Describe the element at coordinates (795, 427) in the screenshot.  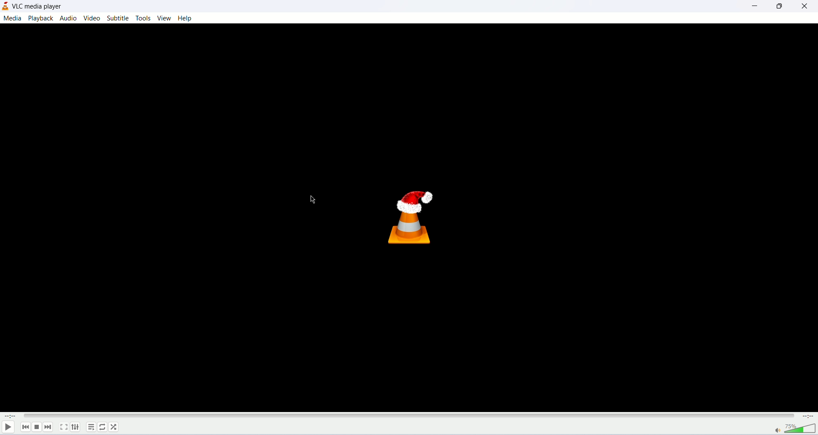
I see `volume bar` at that location.